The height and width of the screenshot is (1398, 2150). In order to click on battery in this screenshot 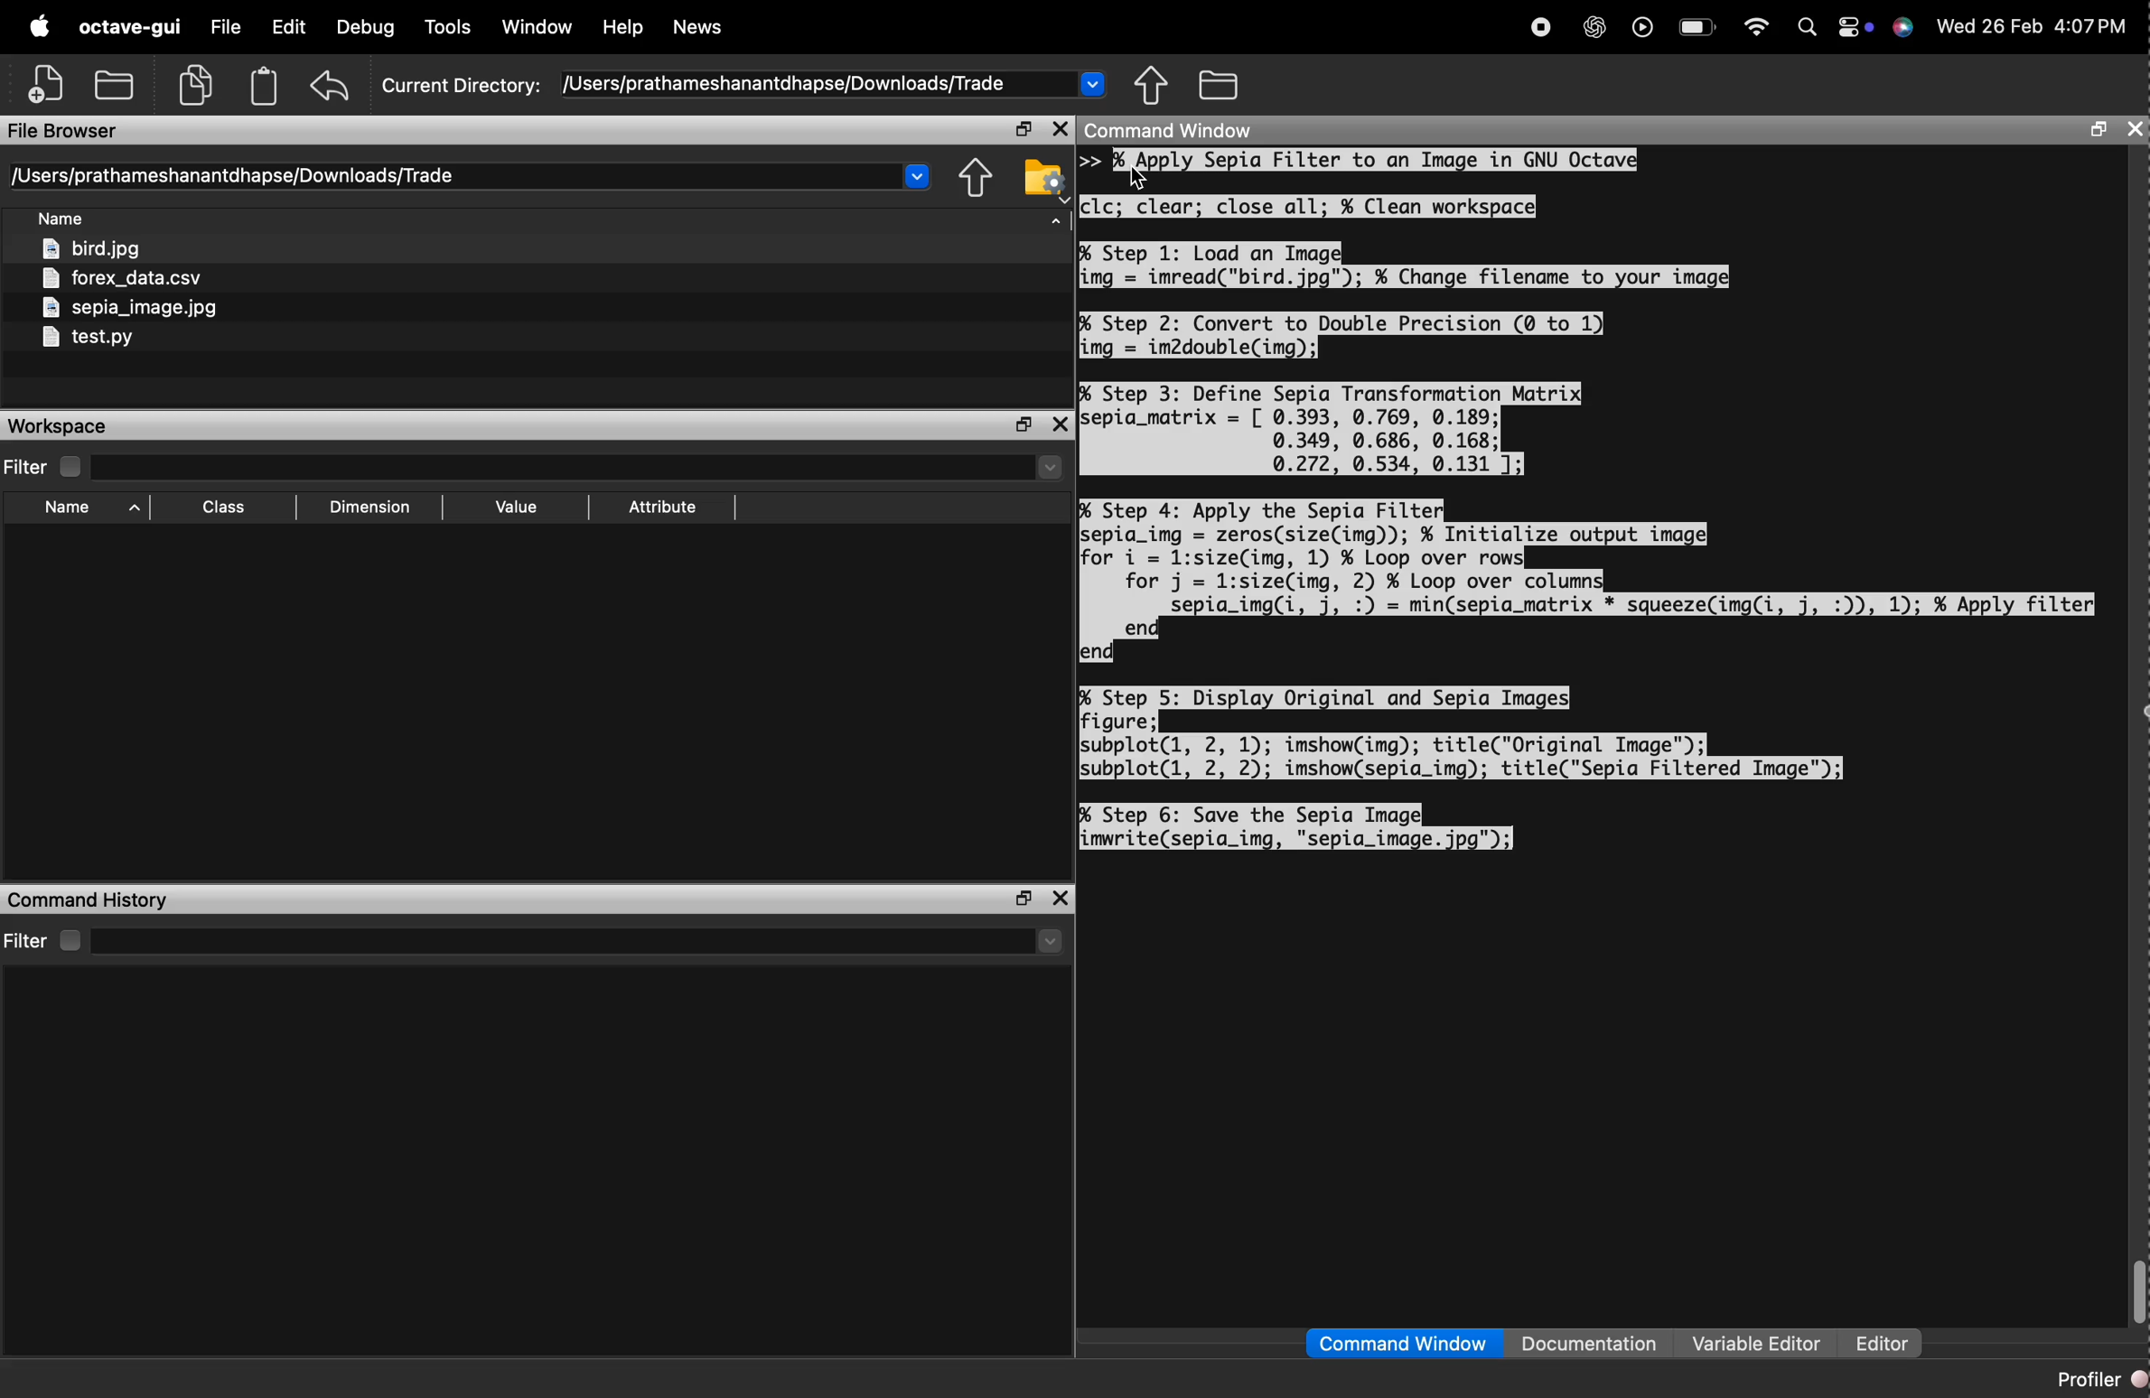, I will do `click(1699, 26)`.